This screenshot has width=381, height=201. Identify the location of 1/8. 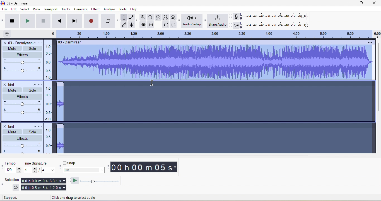
(83, 171).